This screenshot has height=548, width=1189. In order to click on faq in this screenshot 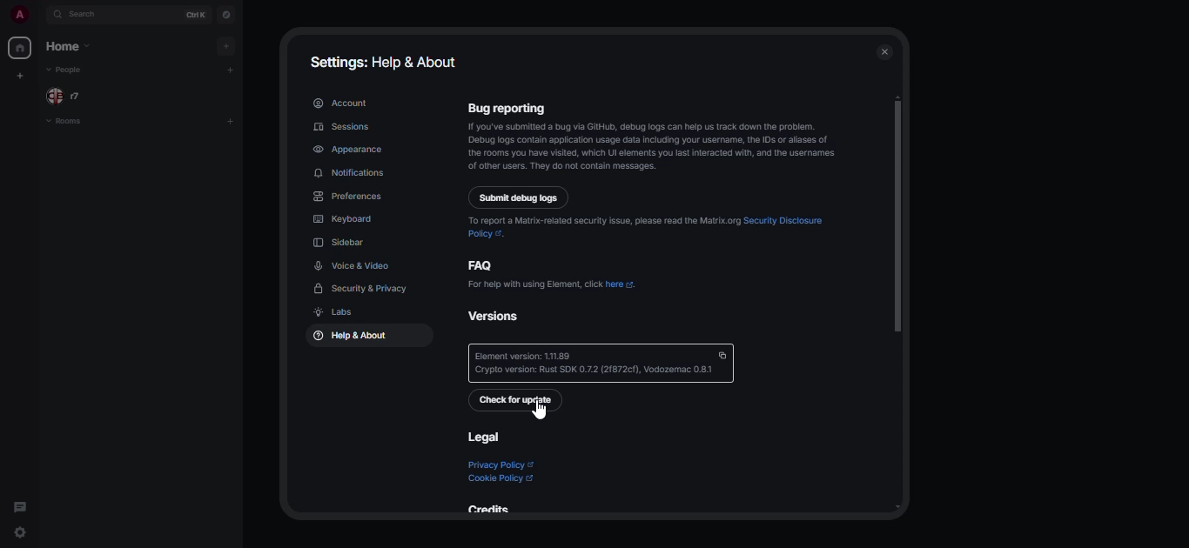, I will do `click(487, 264)`.